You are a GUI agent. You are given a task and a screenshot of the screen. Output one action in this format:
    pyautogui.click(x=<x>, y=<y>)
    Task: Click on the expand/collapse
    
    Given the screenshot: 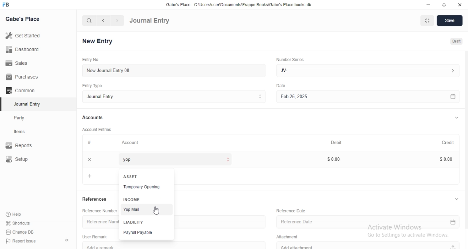 What is the action you would take?
    pyautogui.click(x=456, y=199)
    